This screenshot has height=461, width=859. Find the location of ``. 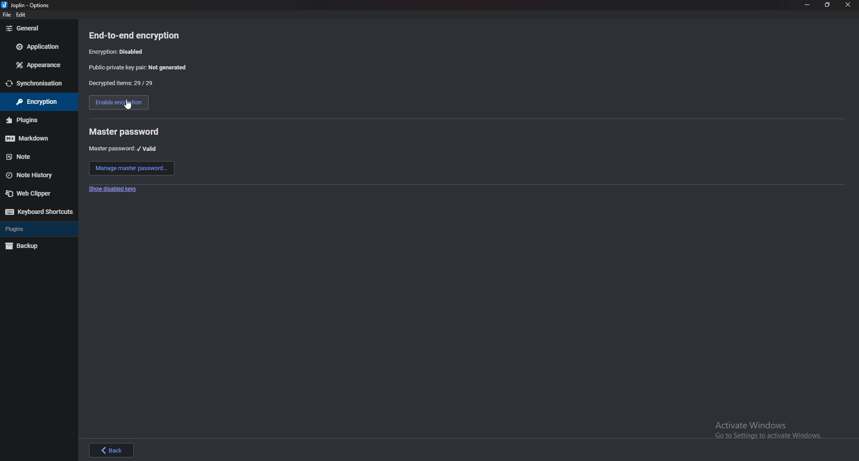

 is located at coordinates (16, 229).